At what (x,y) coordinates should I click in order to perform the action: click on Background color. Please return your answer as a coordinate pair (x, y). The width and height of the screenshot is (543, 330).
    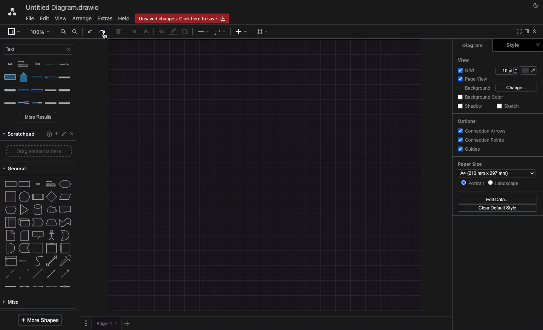
    Looking at the image, I should click on (482, 96).